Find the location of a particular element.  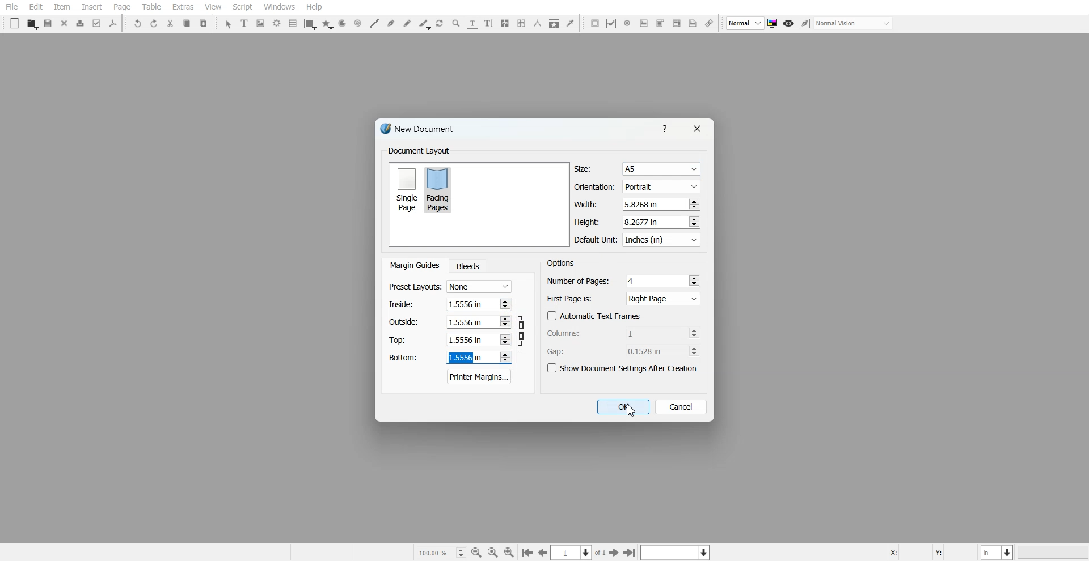

Select Item is located at coordinates (228, 24).